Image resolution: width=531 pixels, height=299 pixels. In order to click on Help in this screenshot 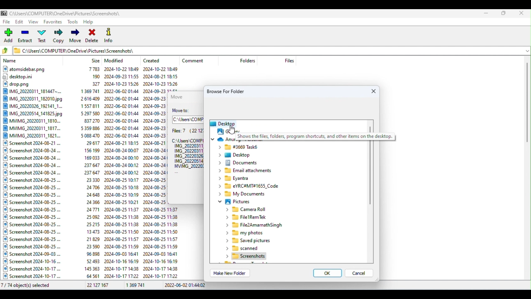, I will do `click(90, 21)`.